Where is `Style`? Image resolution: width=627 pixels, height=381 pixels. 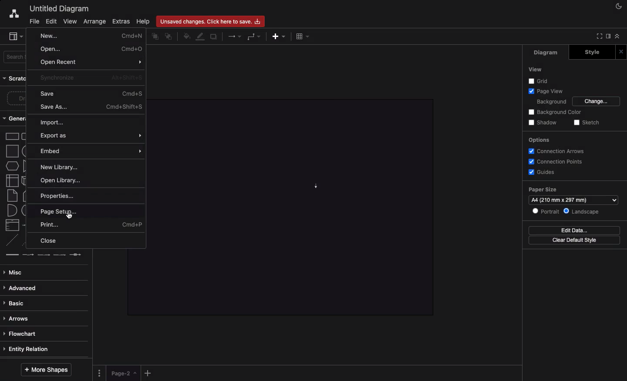 Style is located at coordinates (592, 52).